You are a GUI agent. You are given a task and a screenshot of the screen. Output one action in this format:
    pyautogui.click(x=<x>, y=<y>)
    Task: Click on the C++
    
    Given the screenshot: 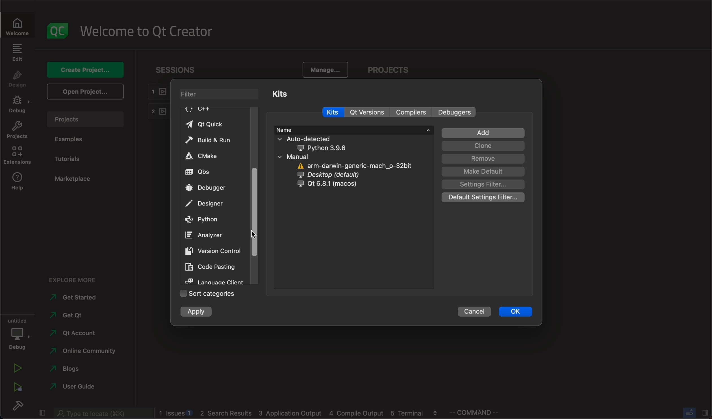 What is the action you would take?
    pyautogui.click(x=197, y=109)
    